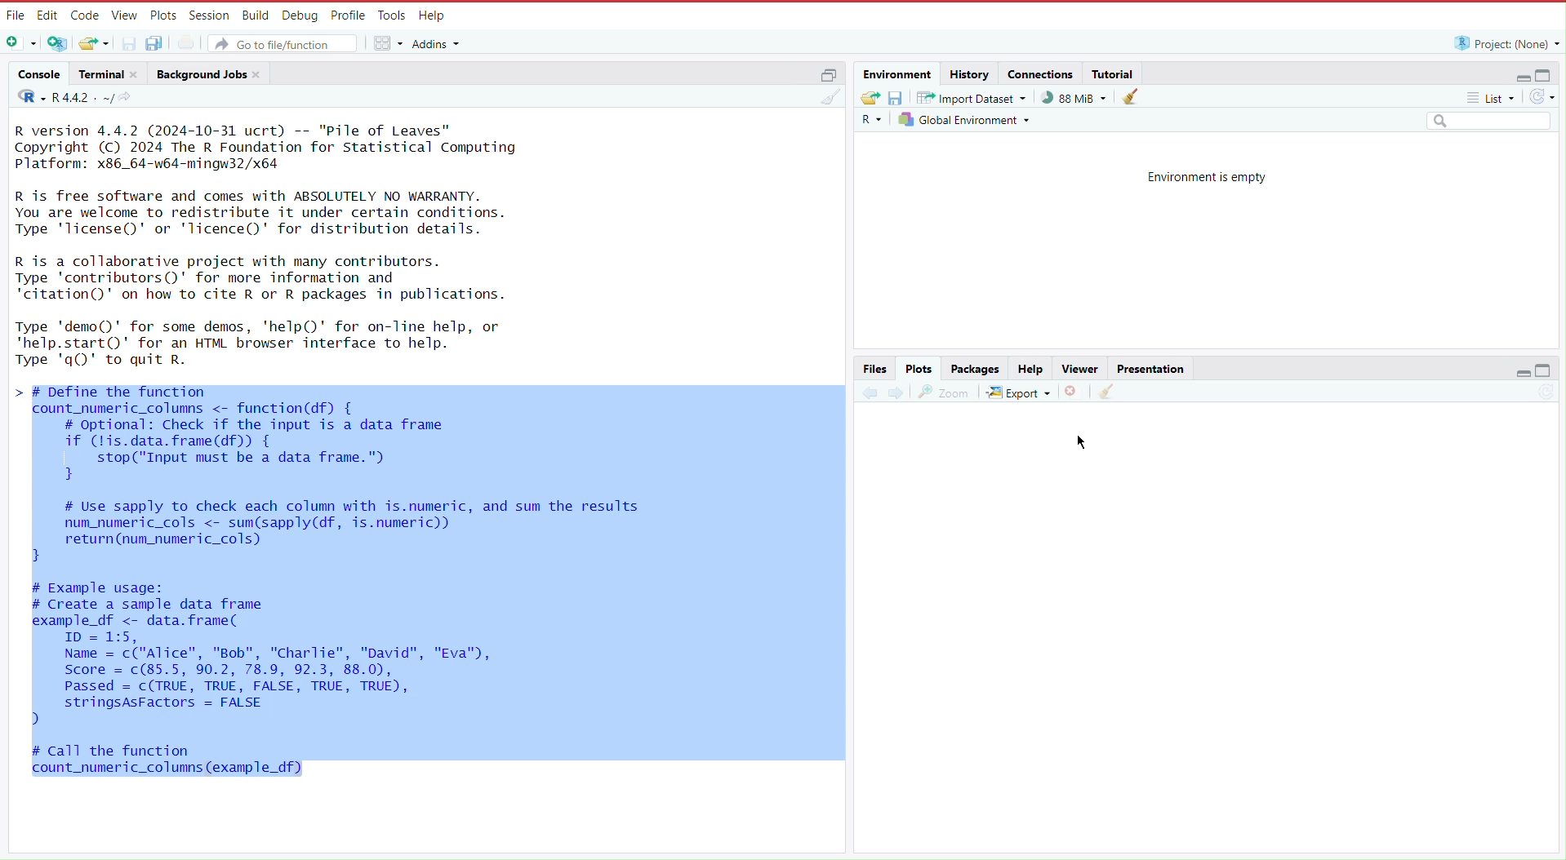  What do you see at coordinates (870, 390) in the screenshot?
I see `Go back to the previous source location (Ctrl + F9)` at bounding box center [870, 390].